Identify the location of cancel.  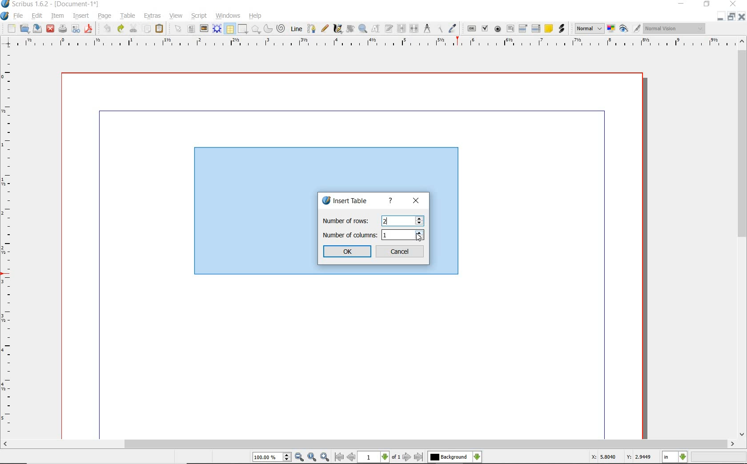
(401, 252).